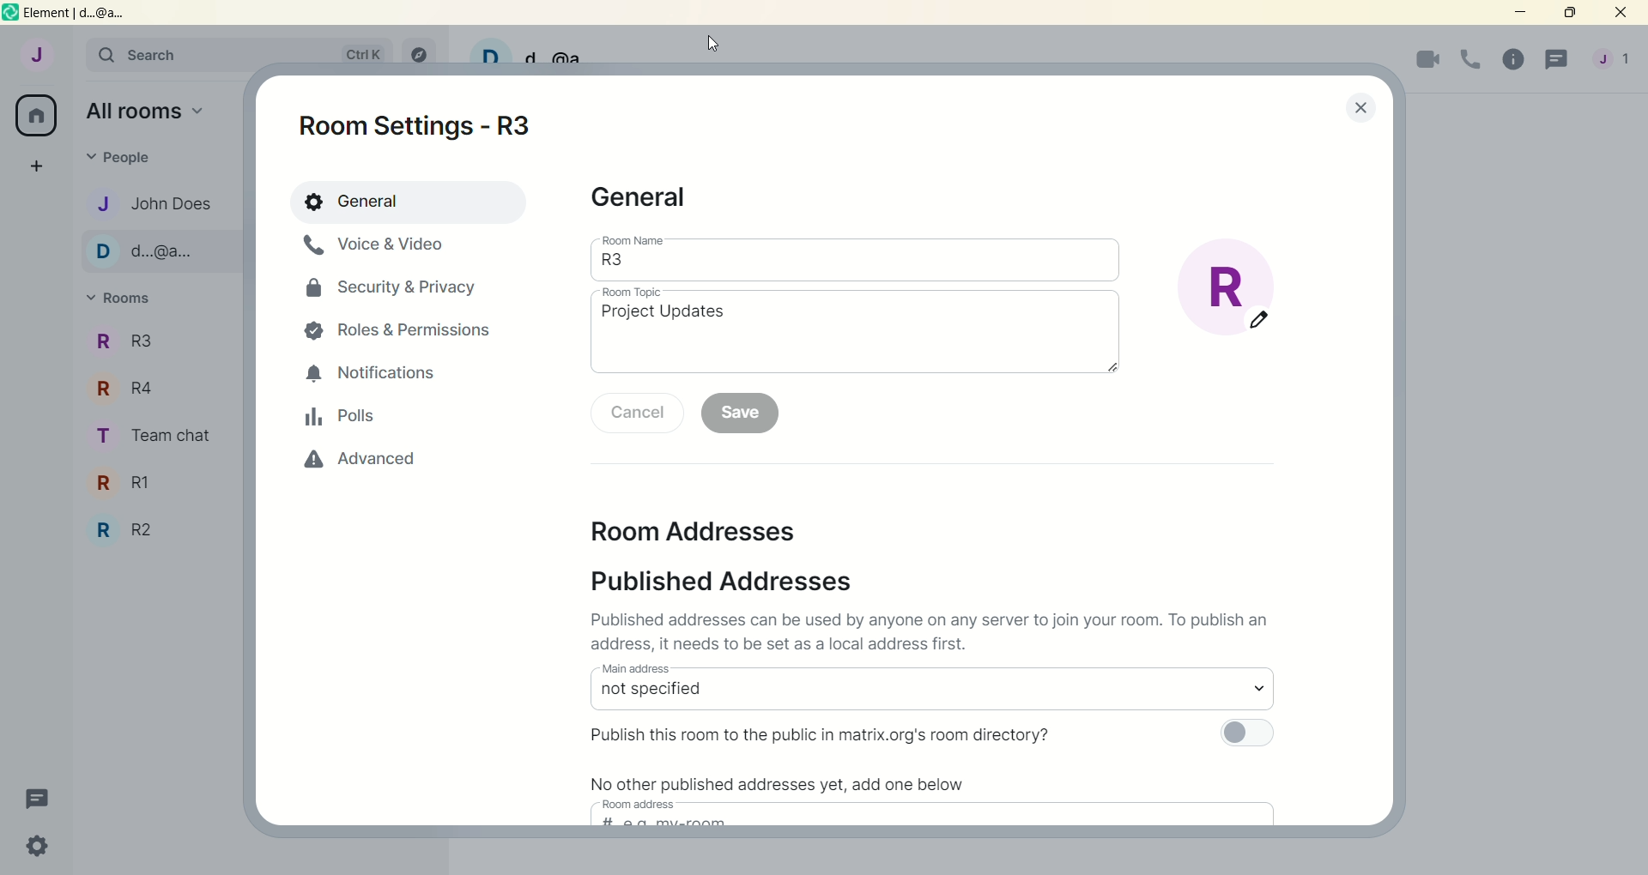  Describe the element at coordinates (153, 434) in the screenshot. I see `R1` at that location.